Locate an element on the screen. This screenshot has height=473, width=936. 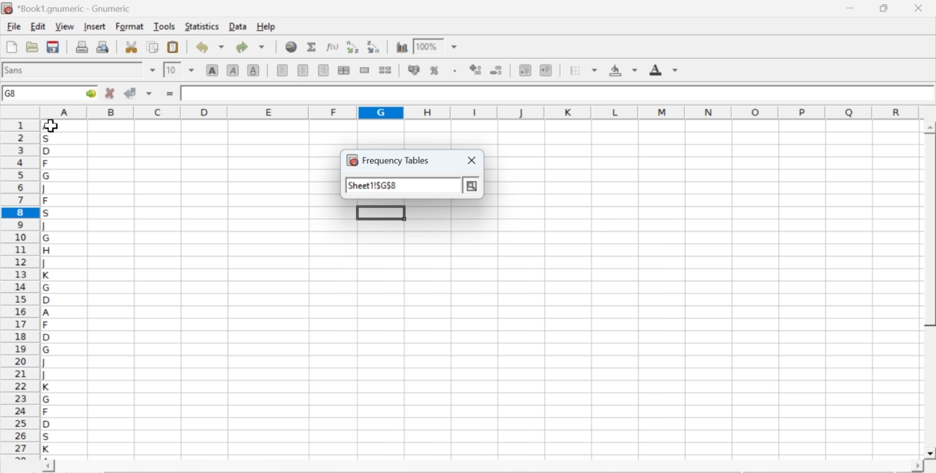
format selection as accounting is located at coordinates (414, 69).